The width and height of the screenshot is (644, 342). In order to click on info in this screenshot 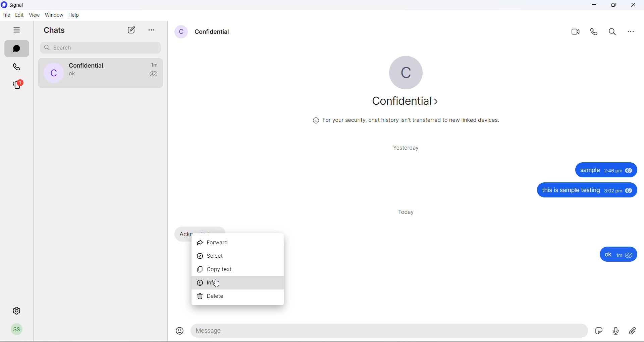, I will do `click(238, 285)`.